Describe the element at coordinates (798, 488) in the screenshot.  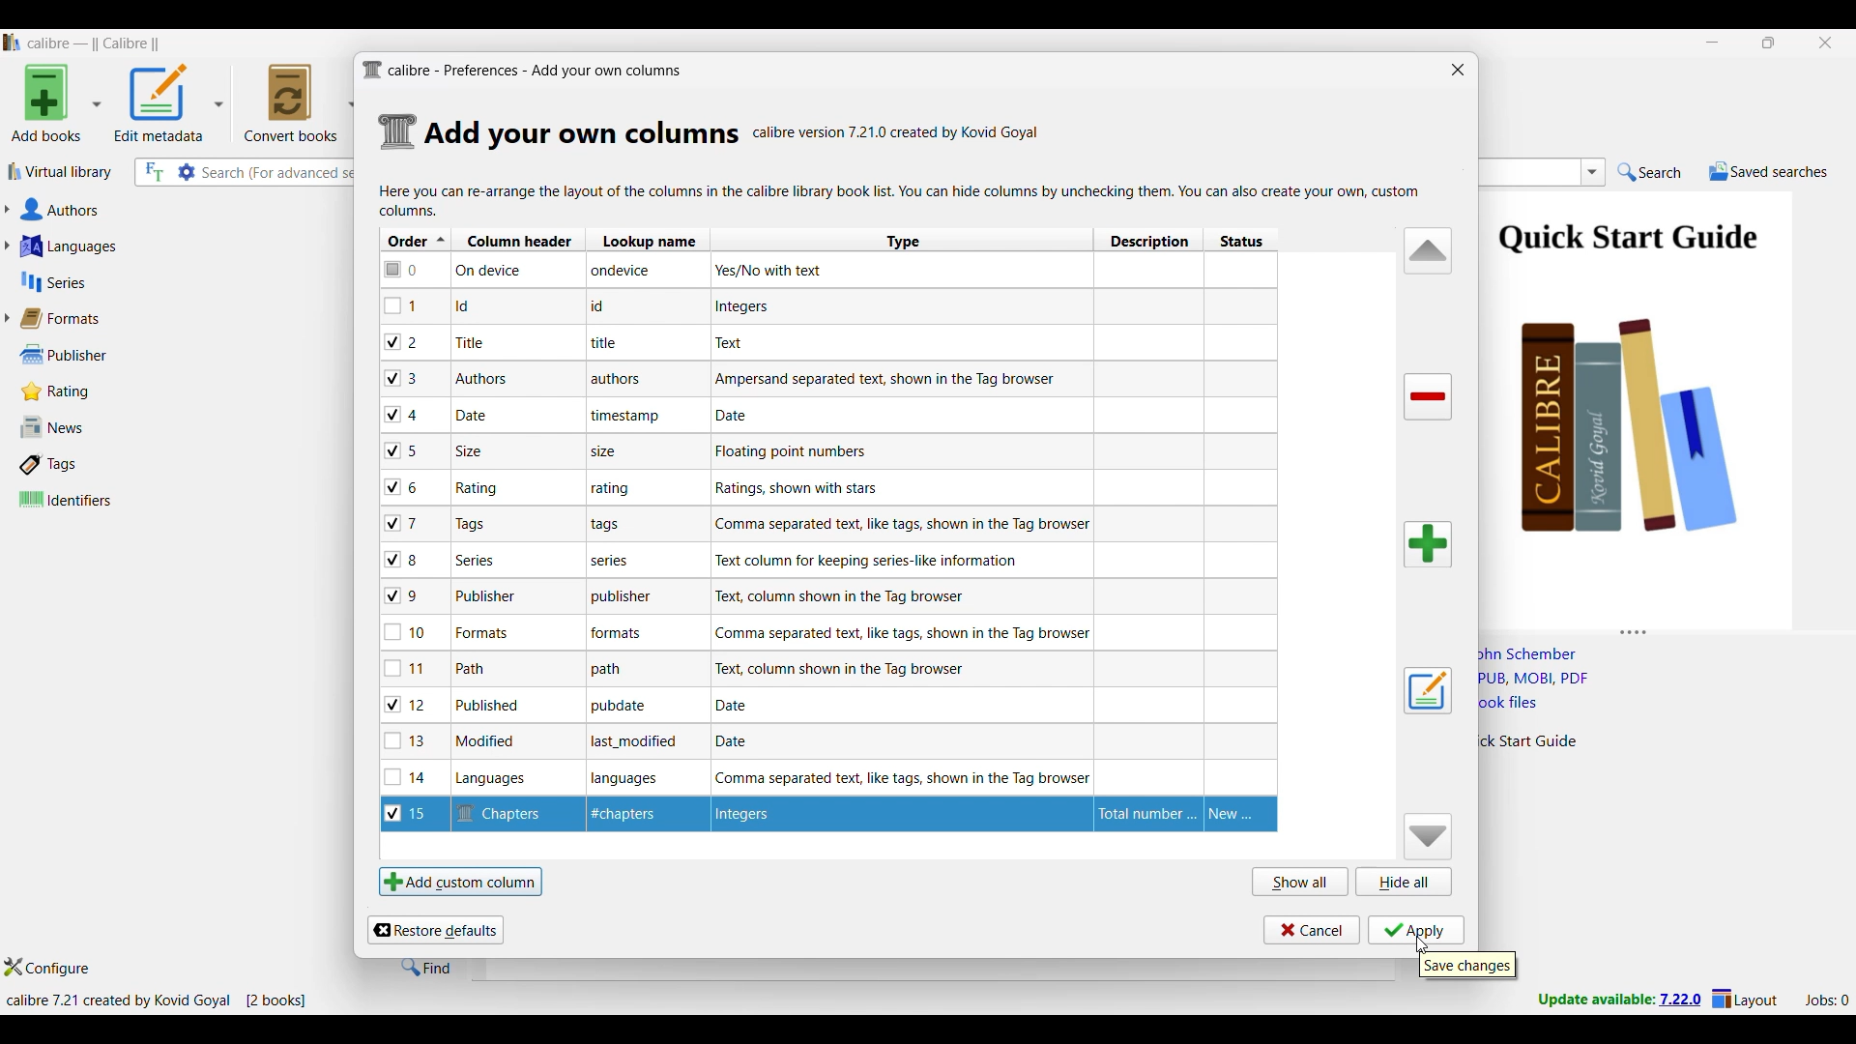
I see `Explanation` at that location.